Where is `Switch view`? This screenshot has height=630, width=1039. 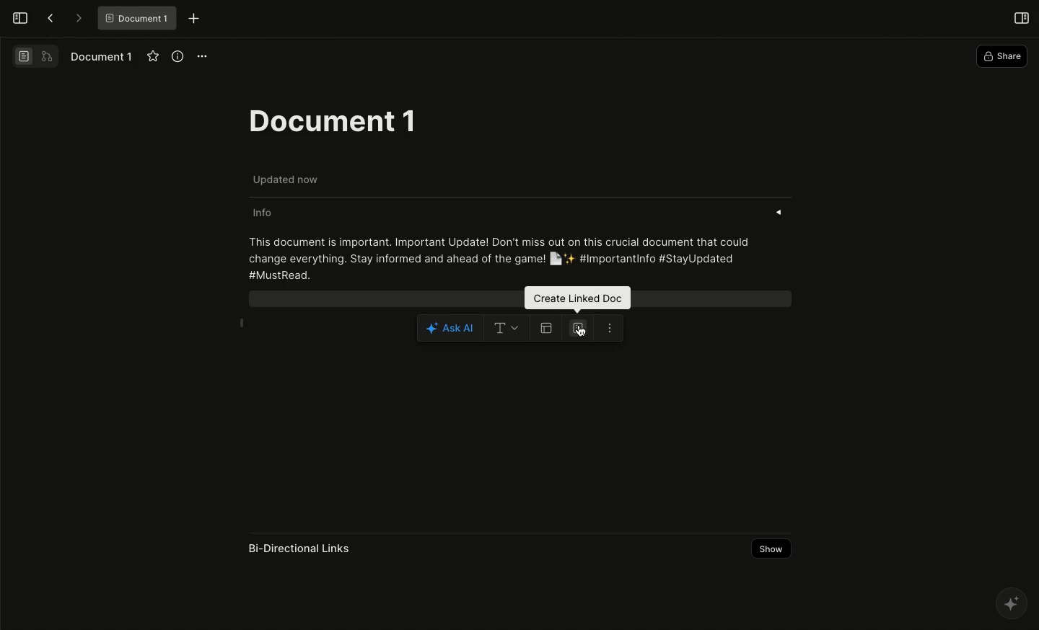
Switch view is located at coordinates (34, 56).